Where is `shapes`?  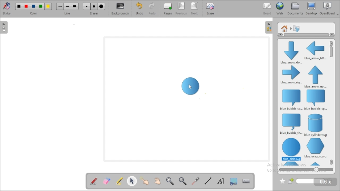 shapes is located at coordinates (296, 28).